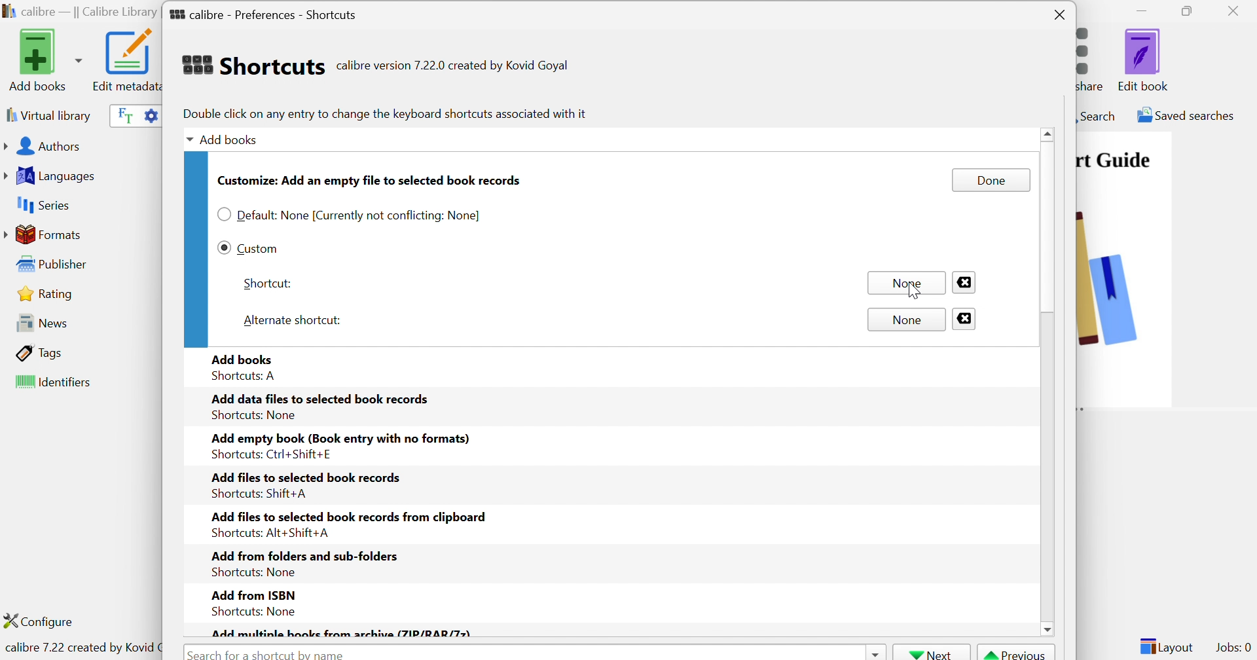 The image size is (1257, 660). What do you see at coordinates (249, 611) in the screenshot?
I see `Shortcuts: None` at bounding box center [249, 611].